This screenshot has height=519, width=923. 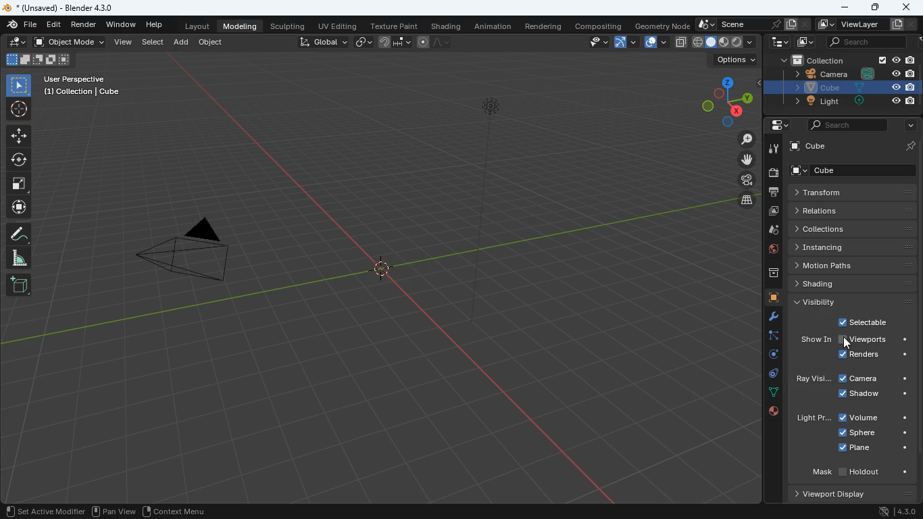 I want to click on search, so click(x=865, y=43).